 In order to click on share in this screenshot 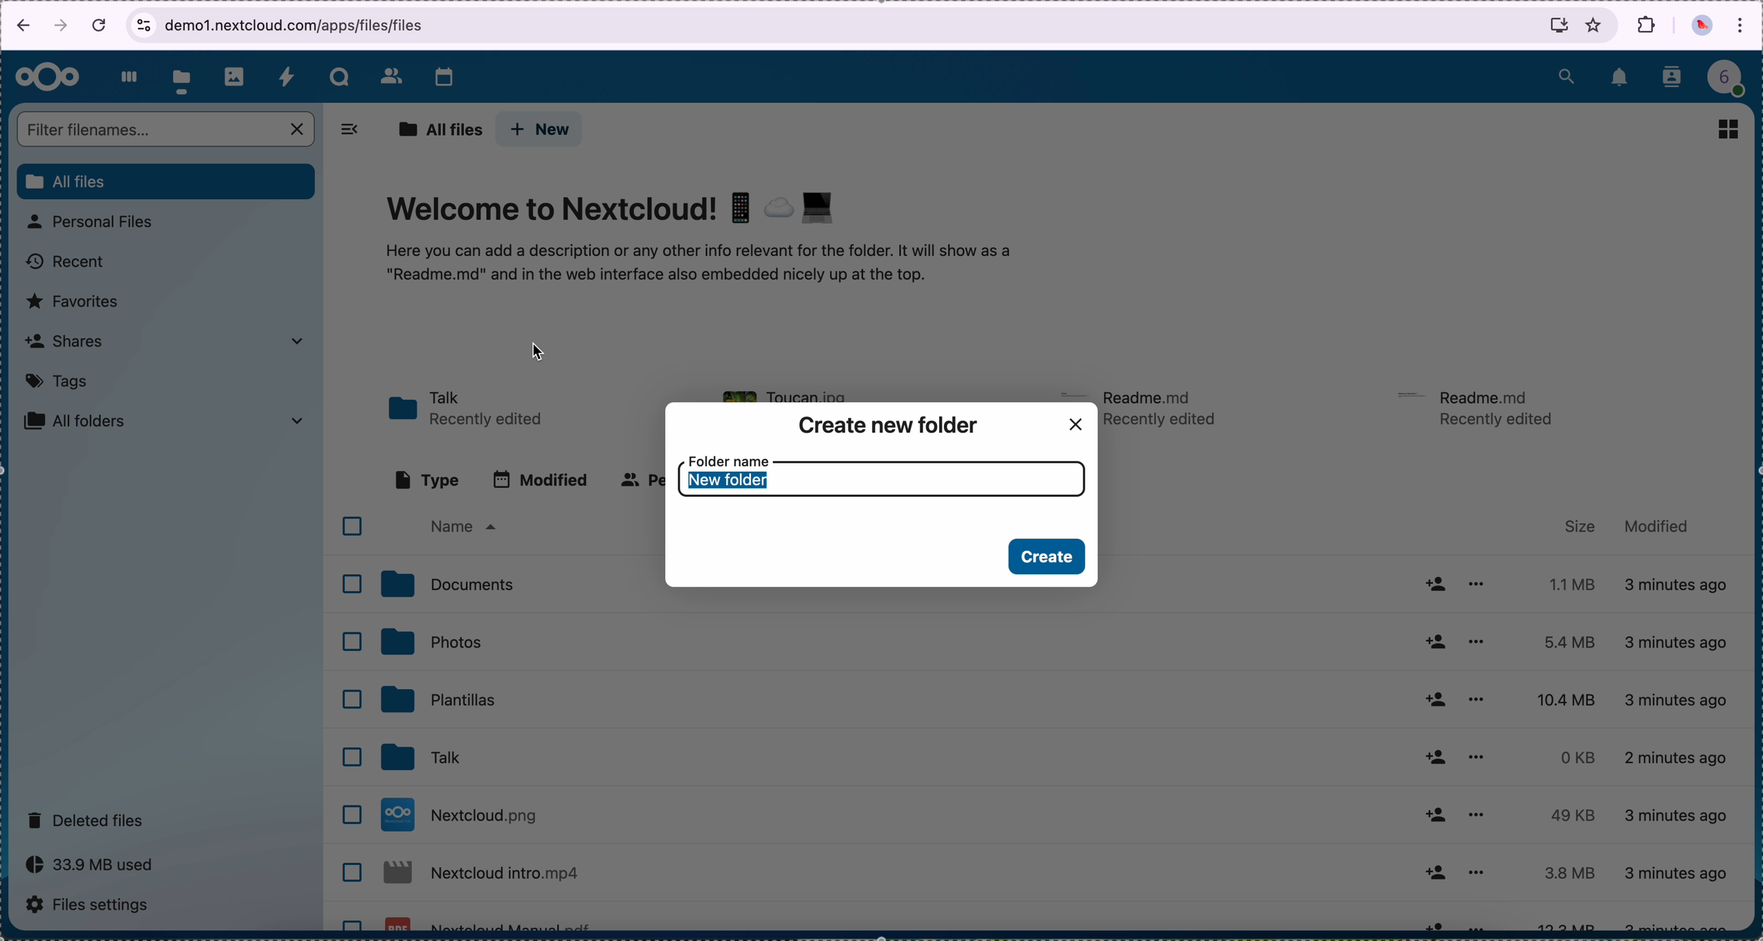, I will do `click(1433, 873)`.